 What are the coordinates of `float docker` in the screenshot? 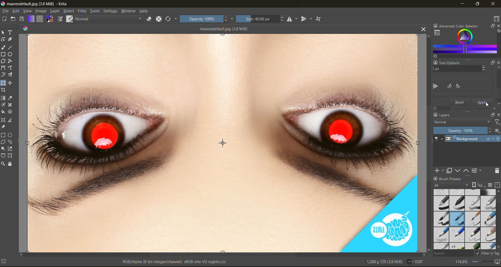 It's located at (491, 26).